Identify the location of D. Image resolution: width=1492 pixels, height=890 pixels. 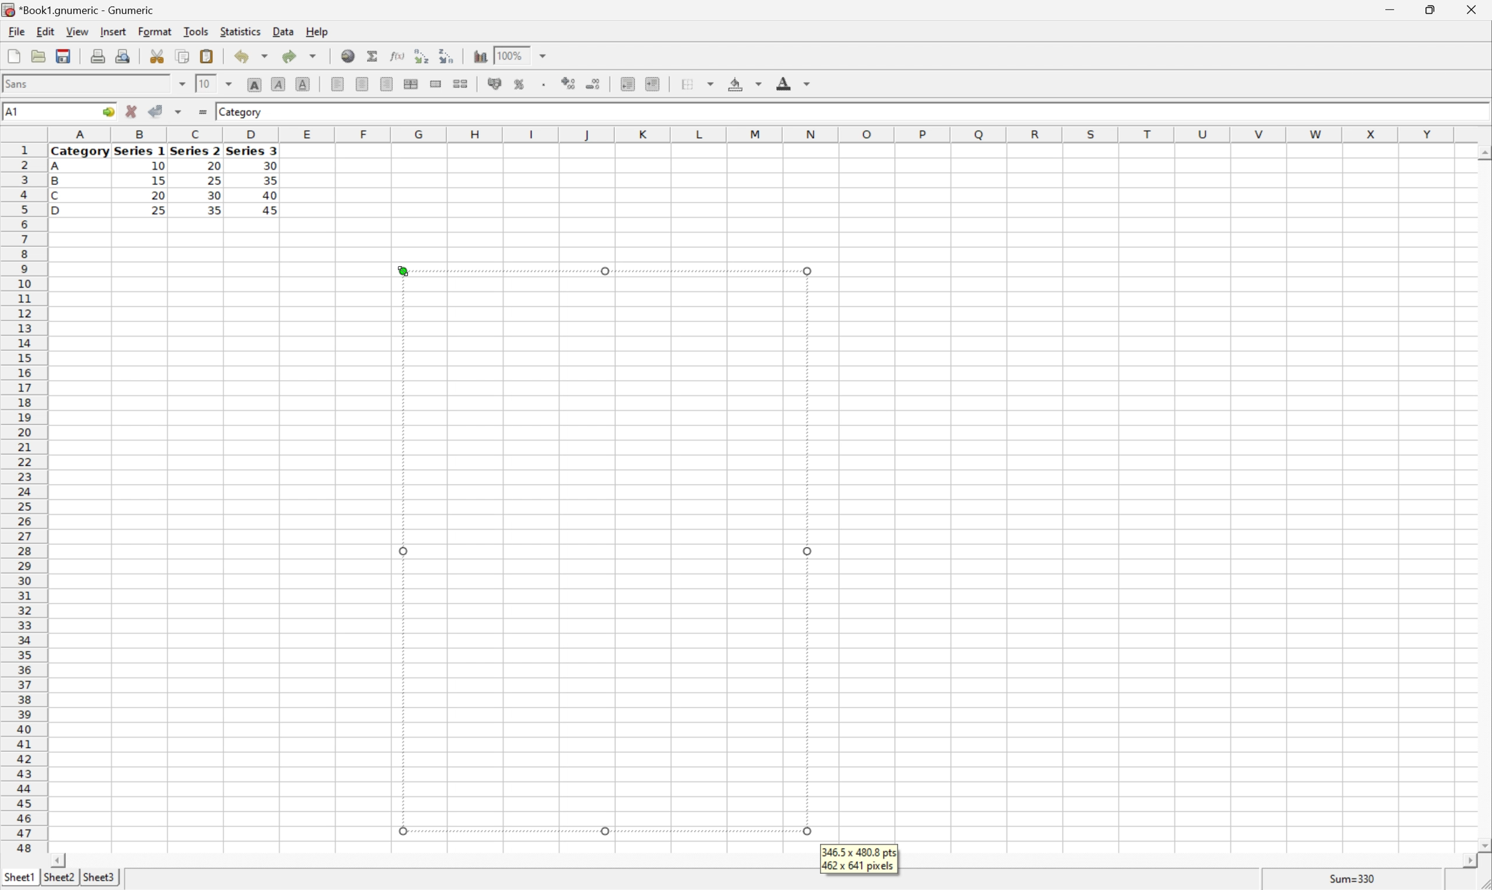
(62, 211).